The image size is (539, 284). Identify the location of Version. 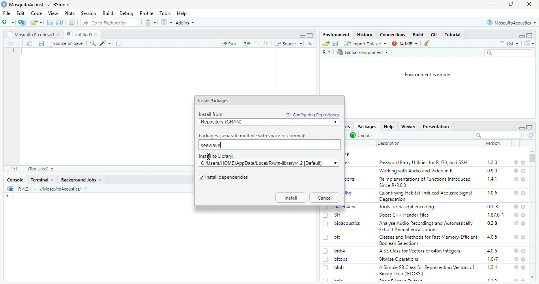
(494, 143).